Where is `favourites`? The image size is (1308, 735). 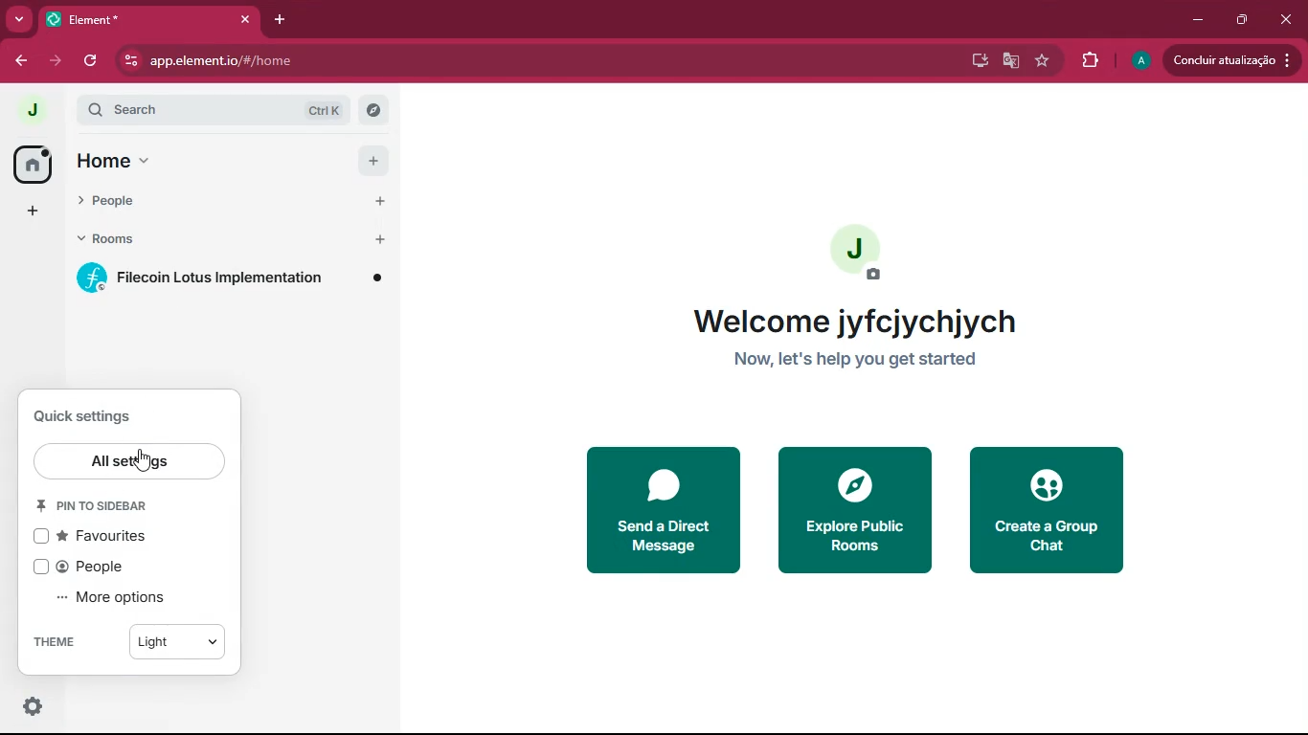
favourites is located at coordinates (104, 537).